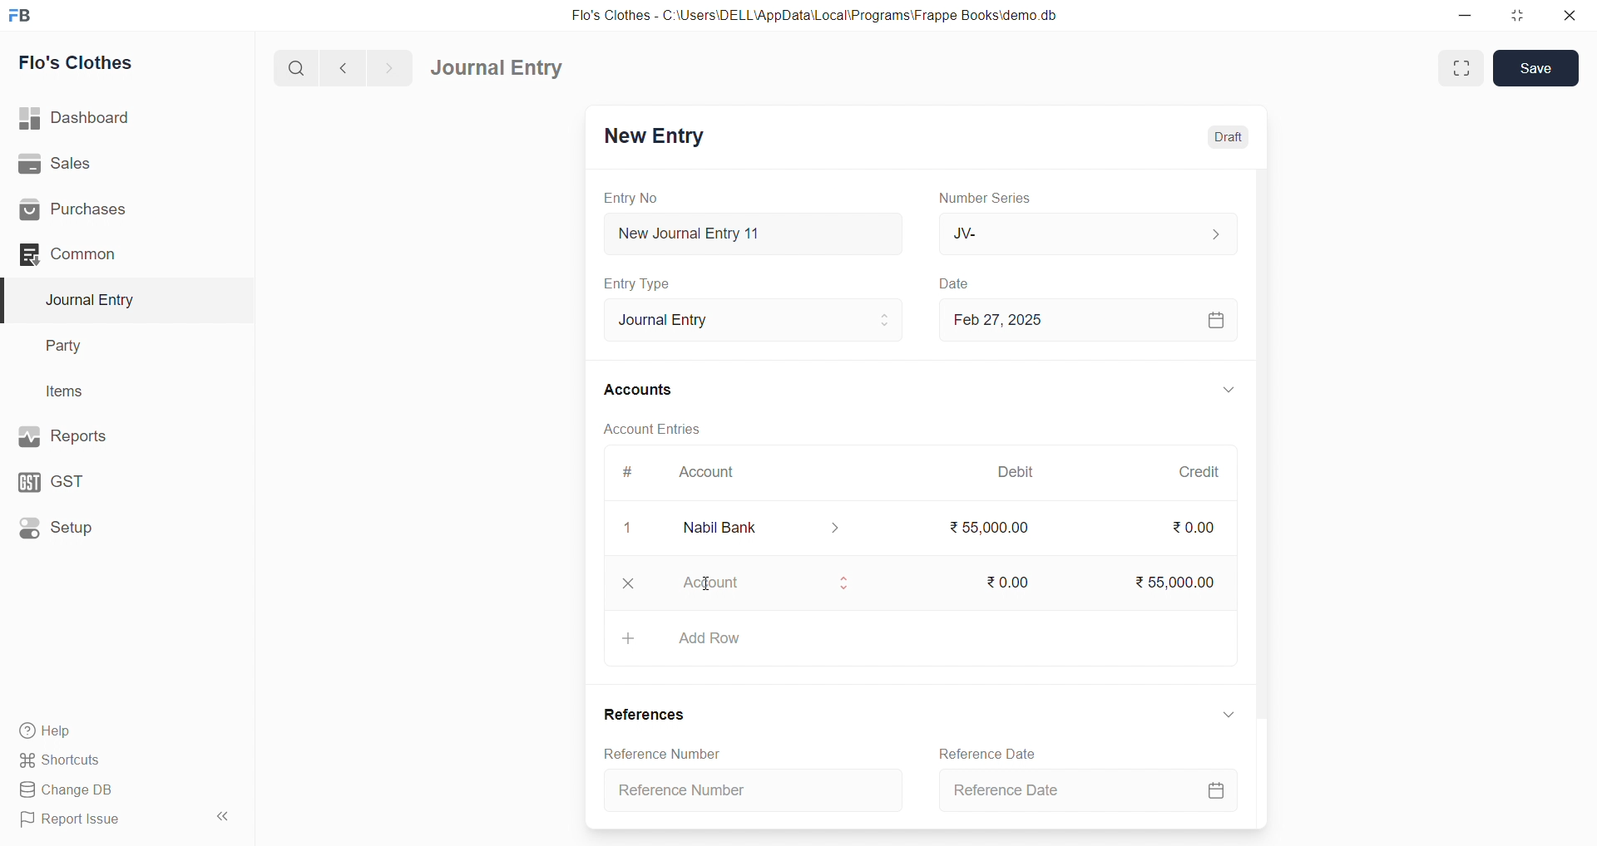 This screenshot has height=846, width=1597. I want to click on Journal Entry, so click(95, 300).